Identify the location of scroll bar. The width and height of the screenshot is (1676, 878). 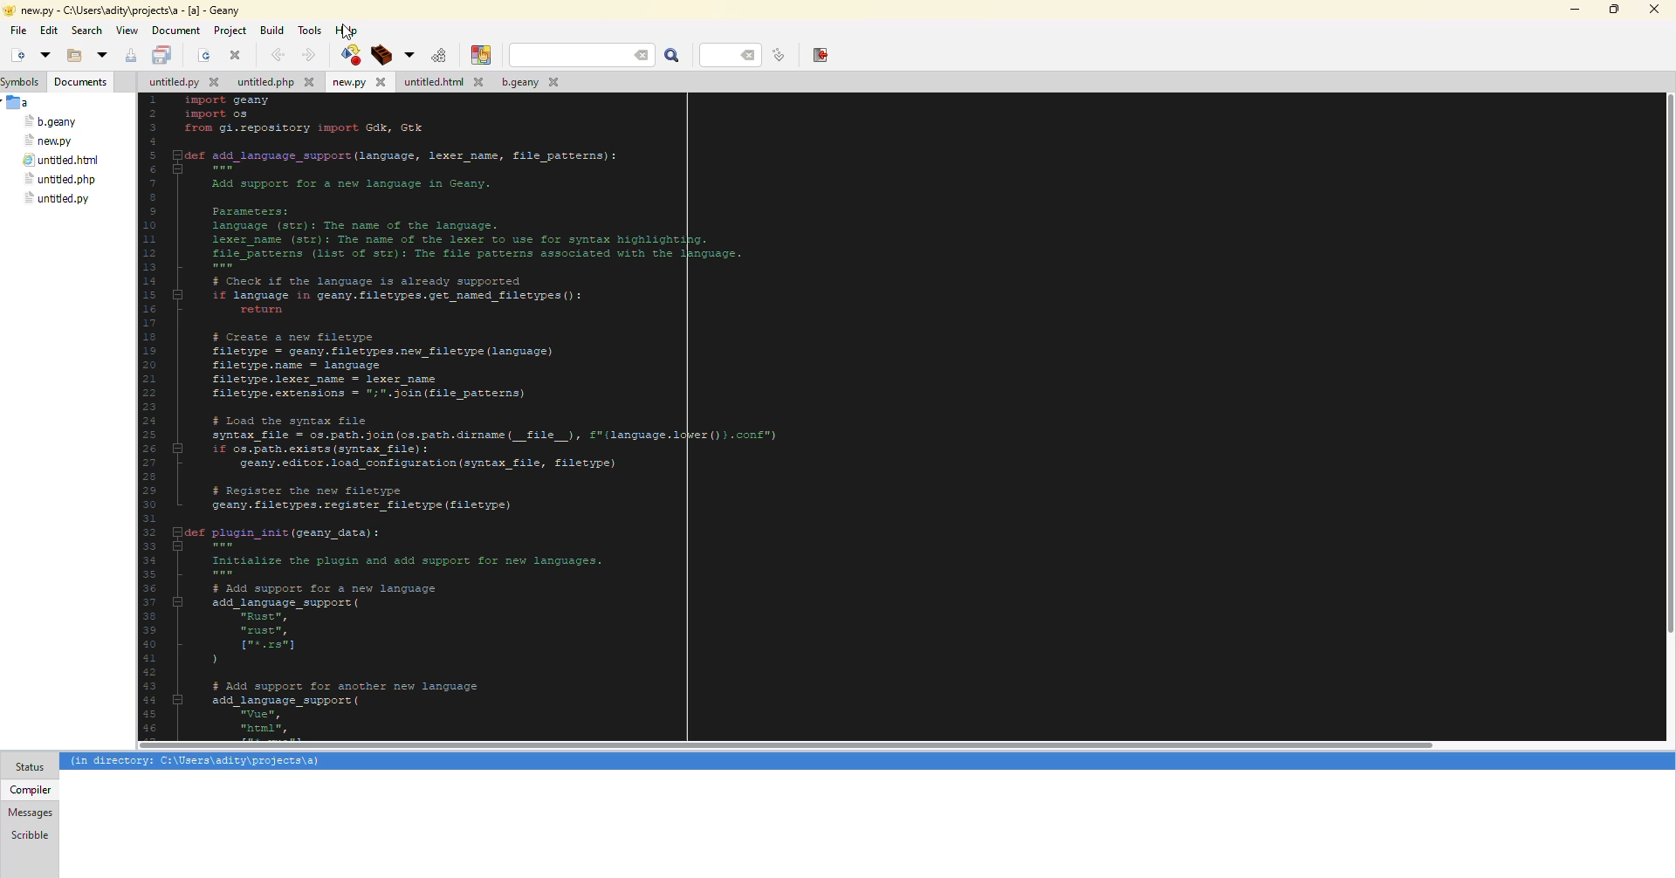
(1671, 374).